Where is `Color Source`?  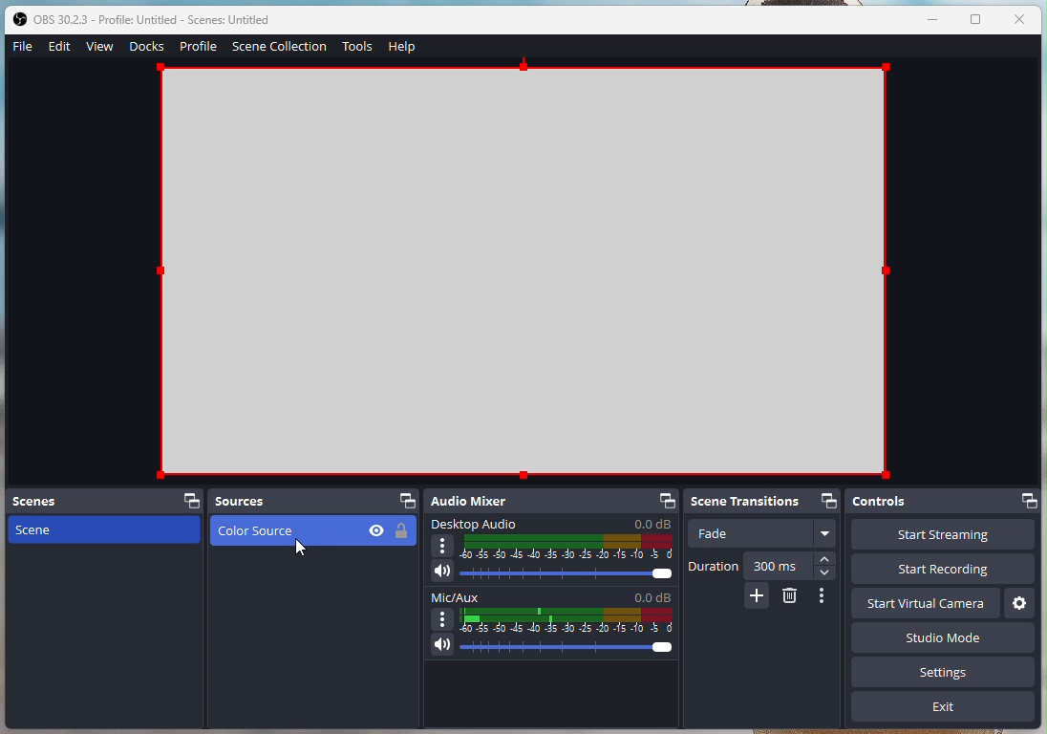 Color Source is located at coordinates (523, 270).